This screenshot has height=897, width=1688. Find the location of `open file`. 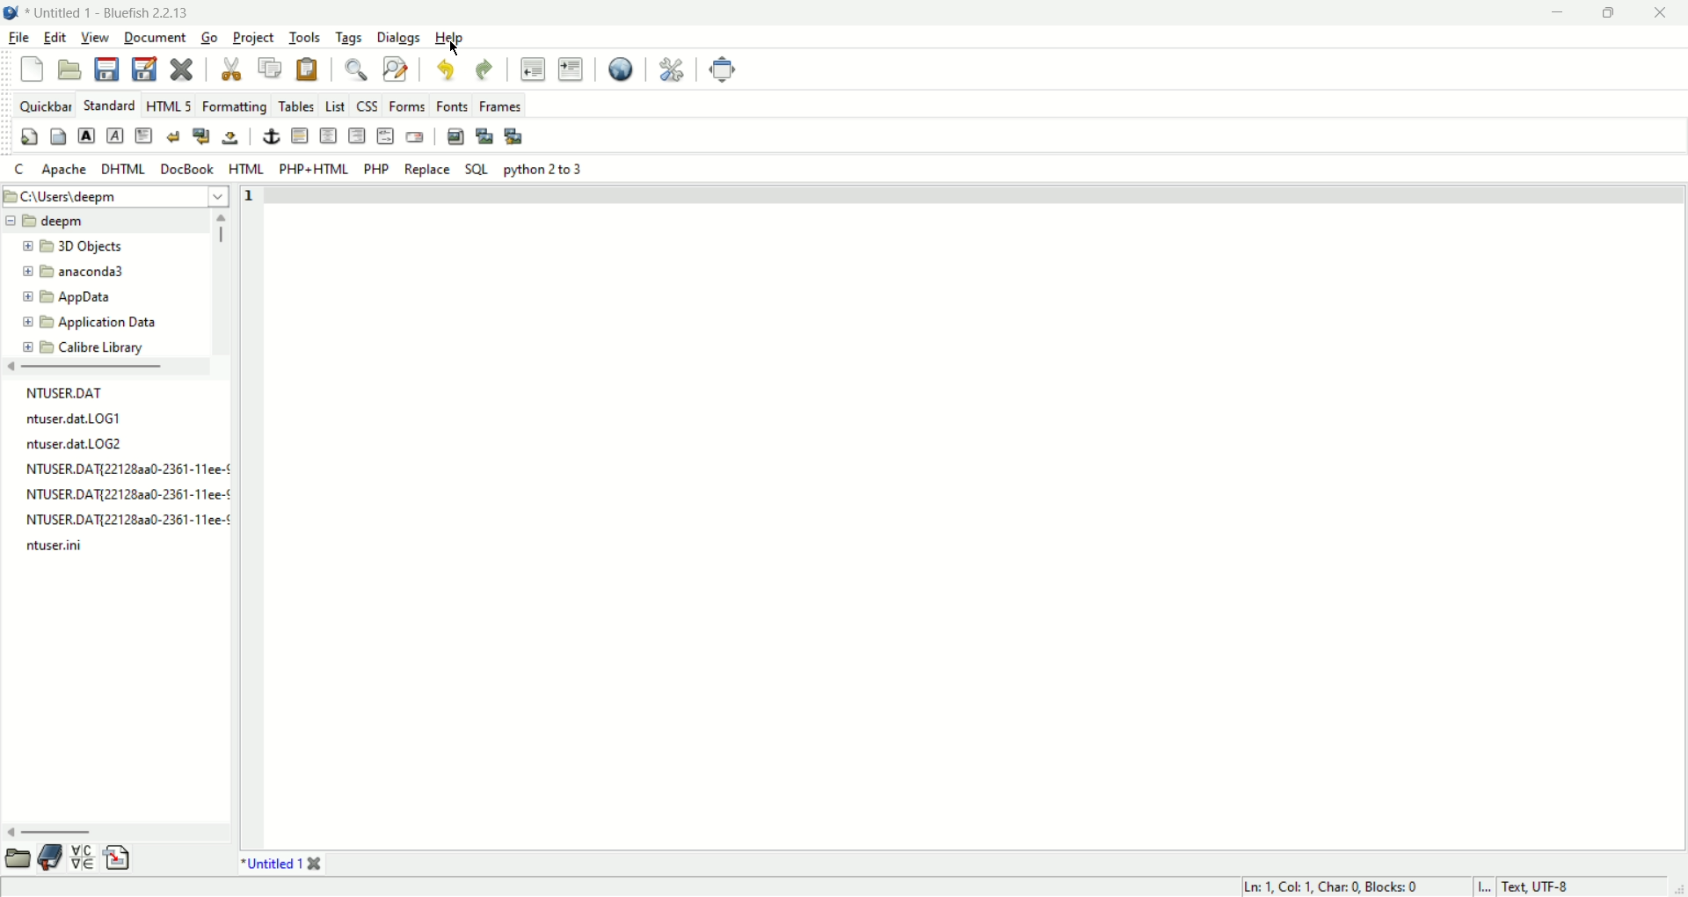

open file is located at coordinates (69, 70).